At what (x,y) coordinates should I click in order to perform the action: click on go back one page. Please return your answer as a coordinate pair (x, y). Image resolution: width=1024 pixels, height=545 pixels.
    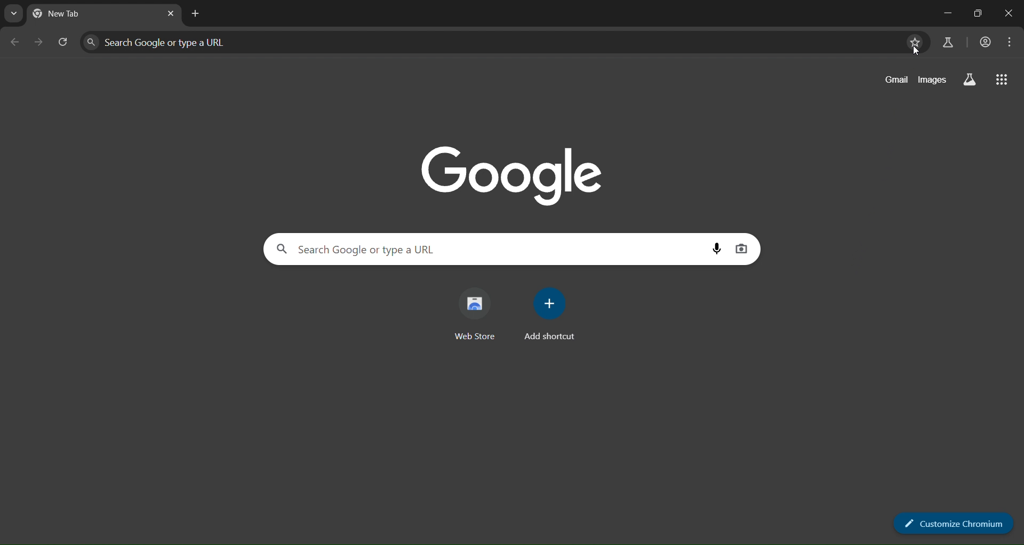
    Looking at the image, I should click on (15, 43).